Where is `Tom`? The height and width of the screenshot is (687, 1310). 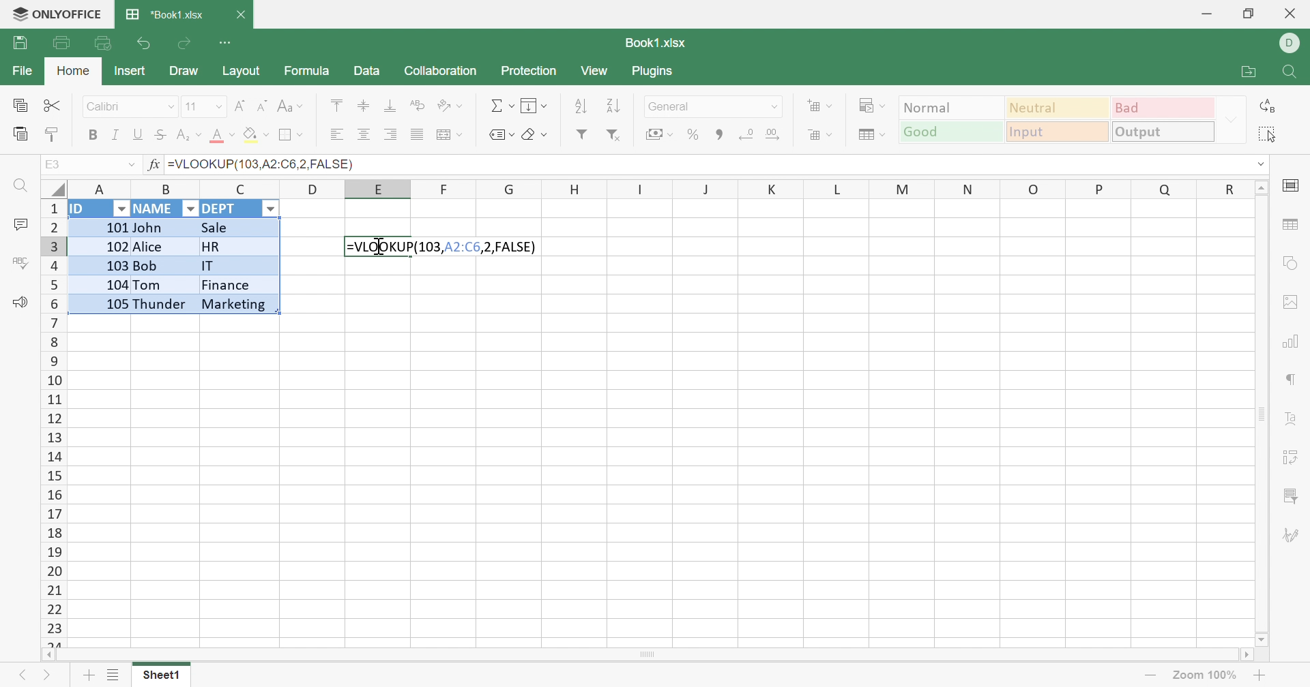
Tom is located at coordinates (150, 284).